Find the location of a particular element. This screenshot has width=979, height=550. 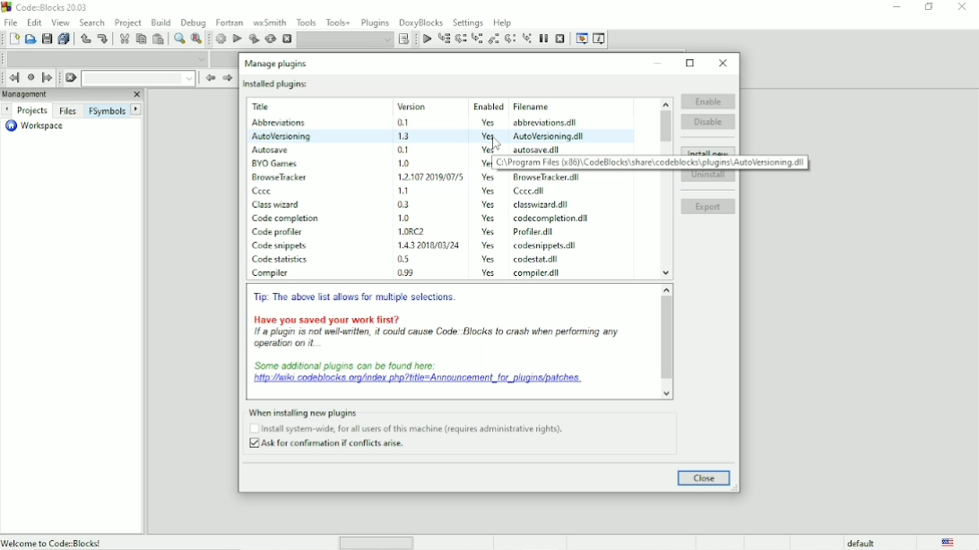

Yes is located at coordinates (489, 232).